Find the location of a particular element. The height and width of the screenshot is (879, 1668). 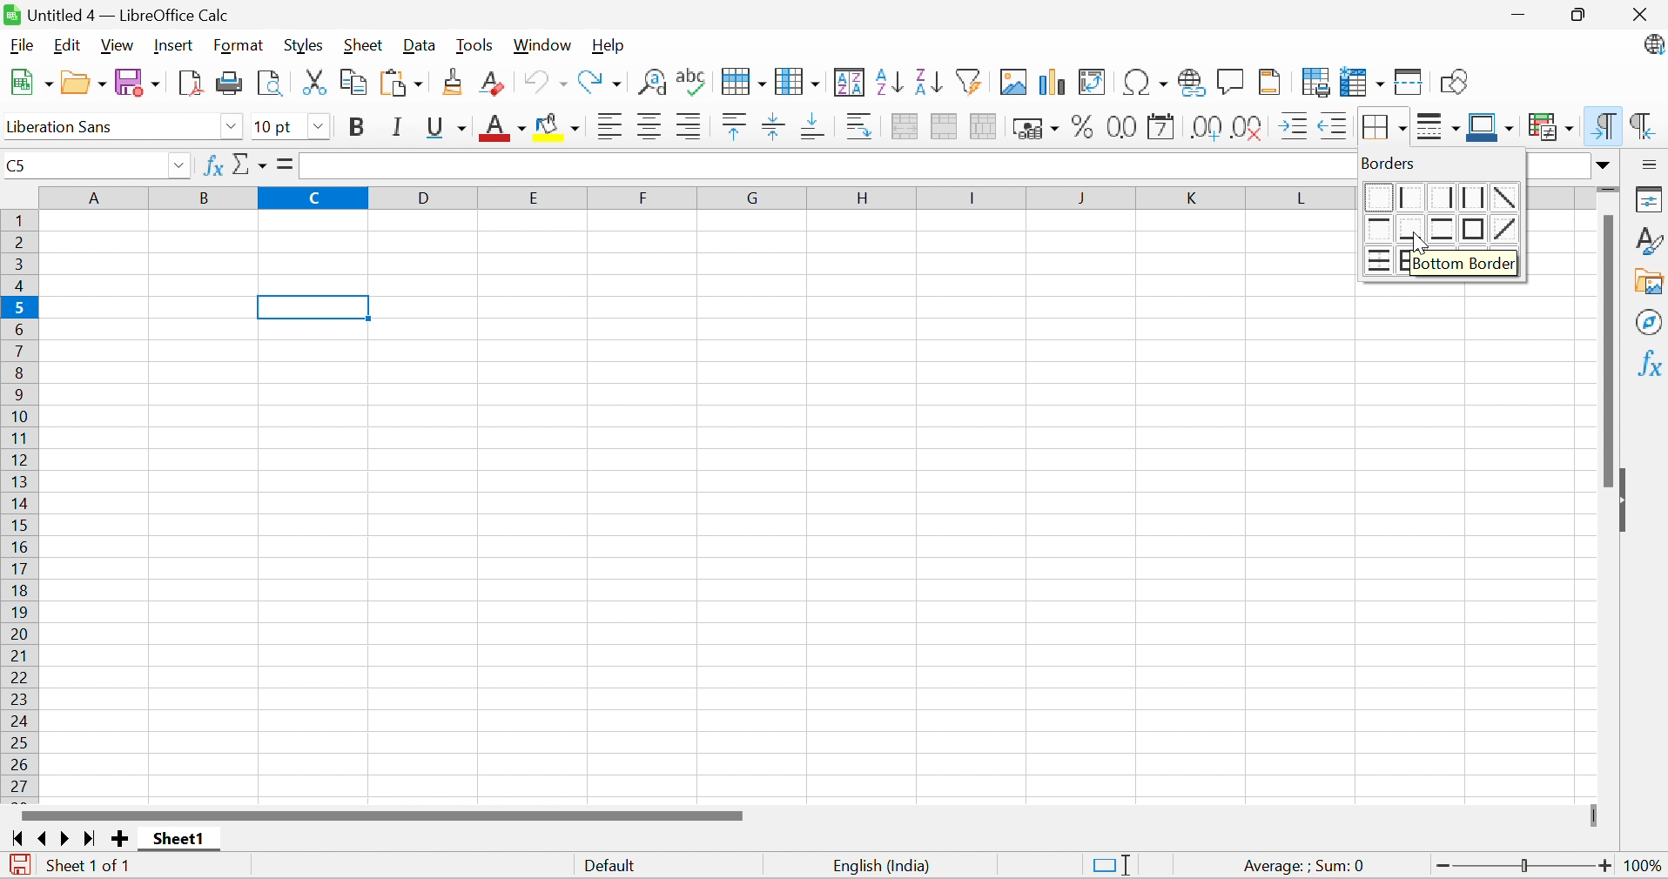

Drop down is located at coordinates (178, 167).